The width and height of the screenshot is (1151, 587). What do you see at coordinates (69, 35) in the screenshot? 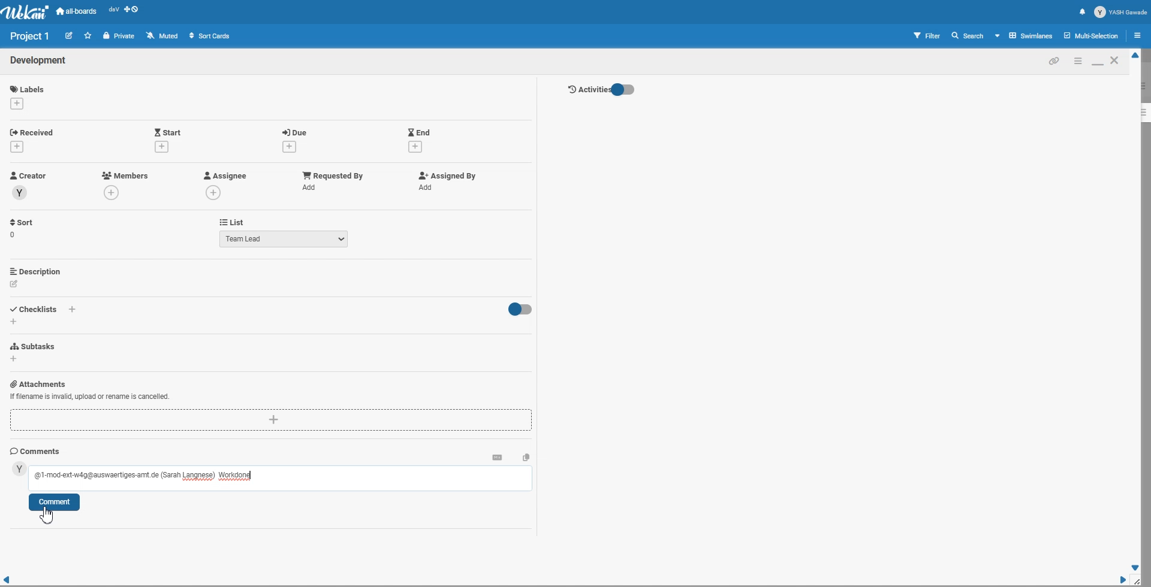
I see `Edit` at bounding box center [69, 35].